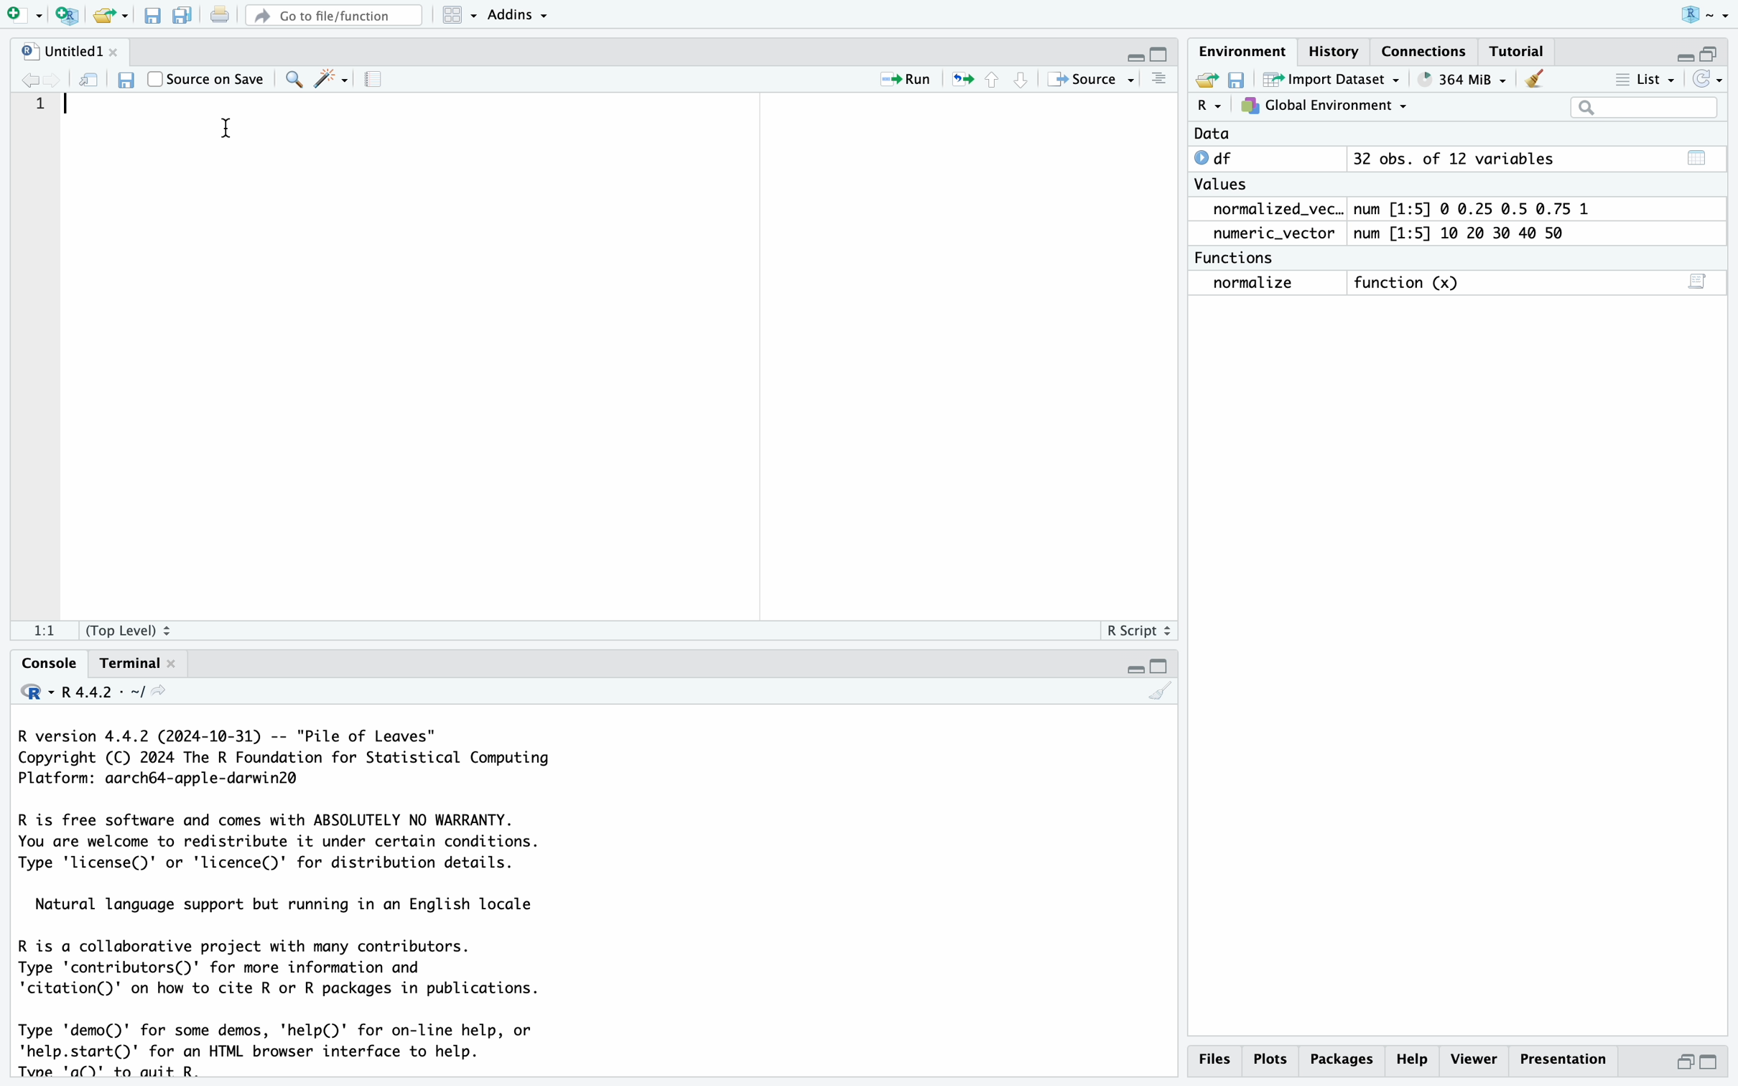  Describe the element at coordinates (1453, 160) in the screenshot. I see `32 obs. of 12 variables` at that location.